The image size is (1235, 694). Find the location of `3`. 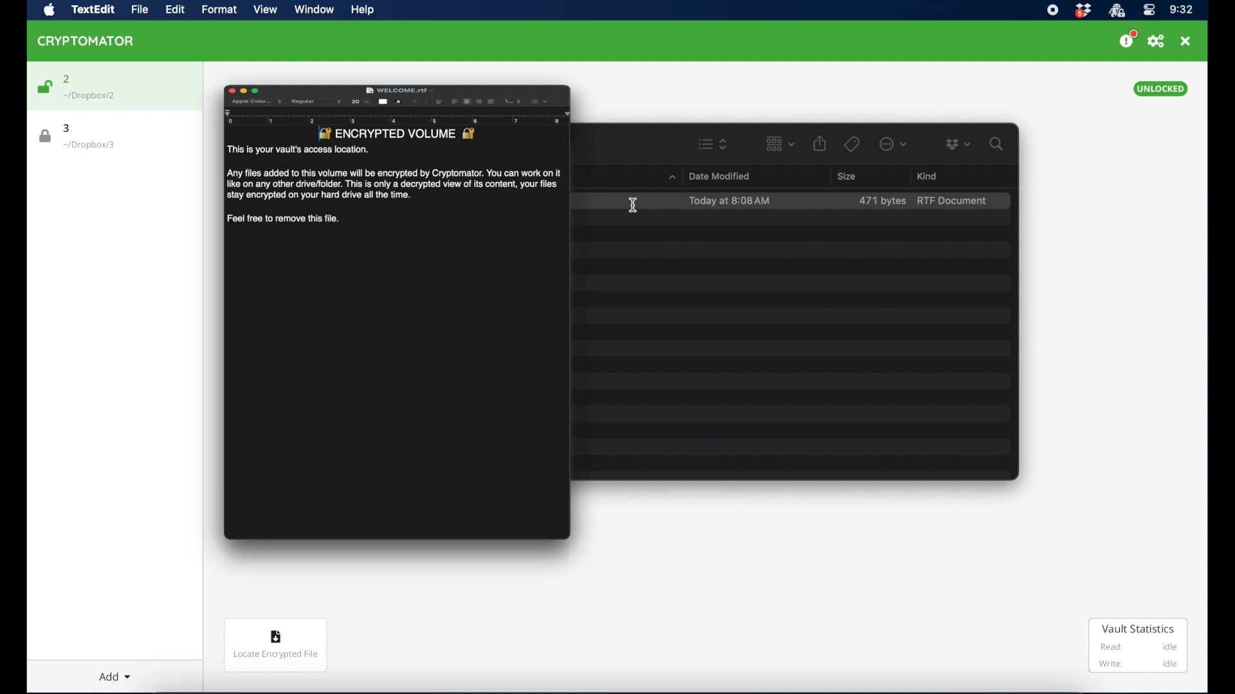

3 is located at coordinates (70, 128).